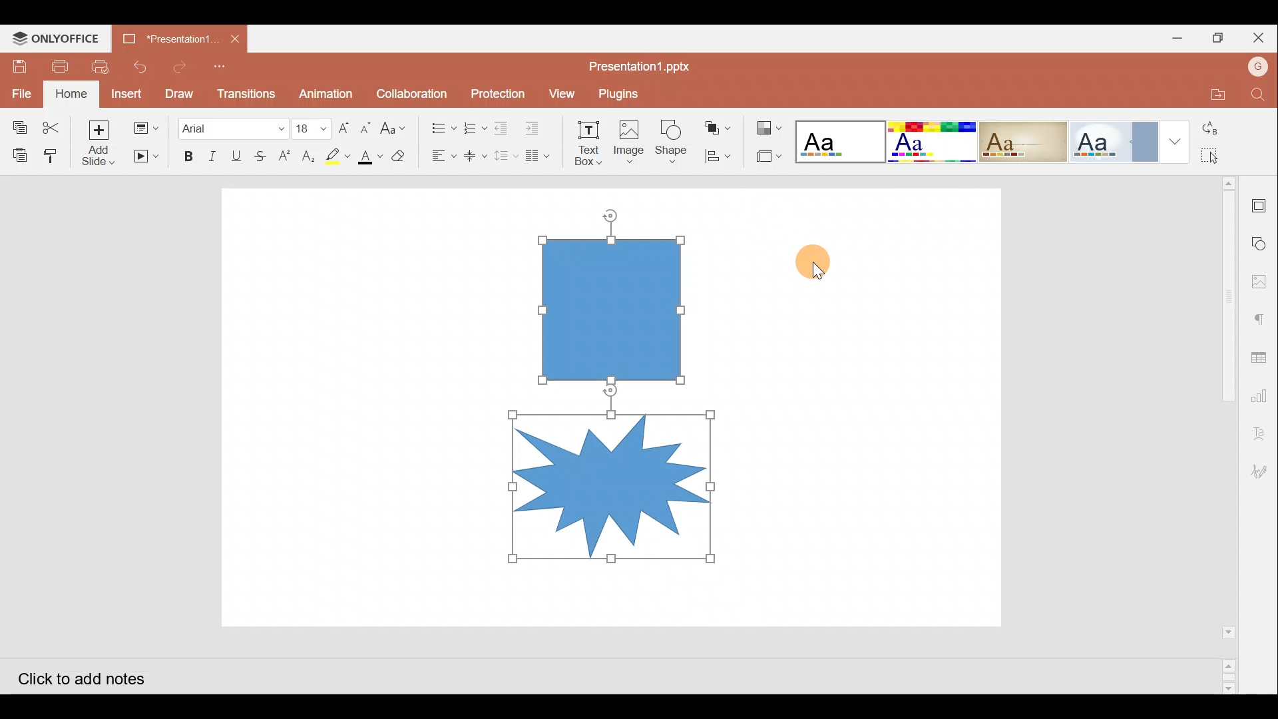  Describe the element at coordinates (439, 124) in the screenshot. I see `Bullets` at that location.